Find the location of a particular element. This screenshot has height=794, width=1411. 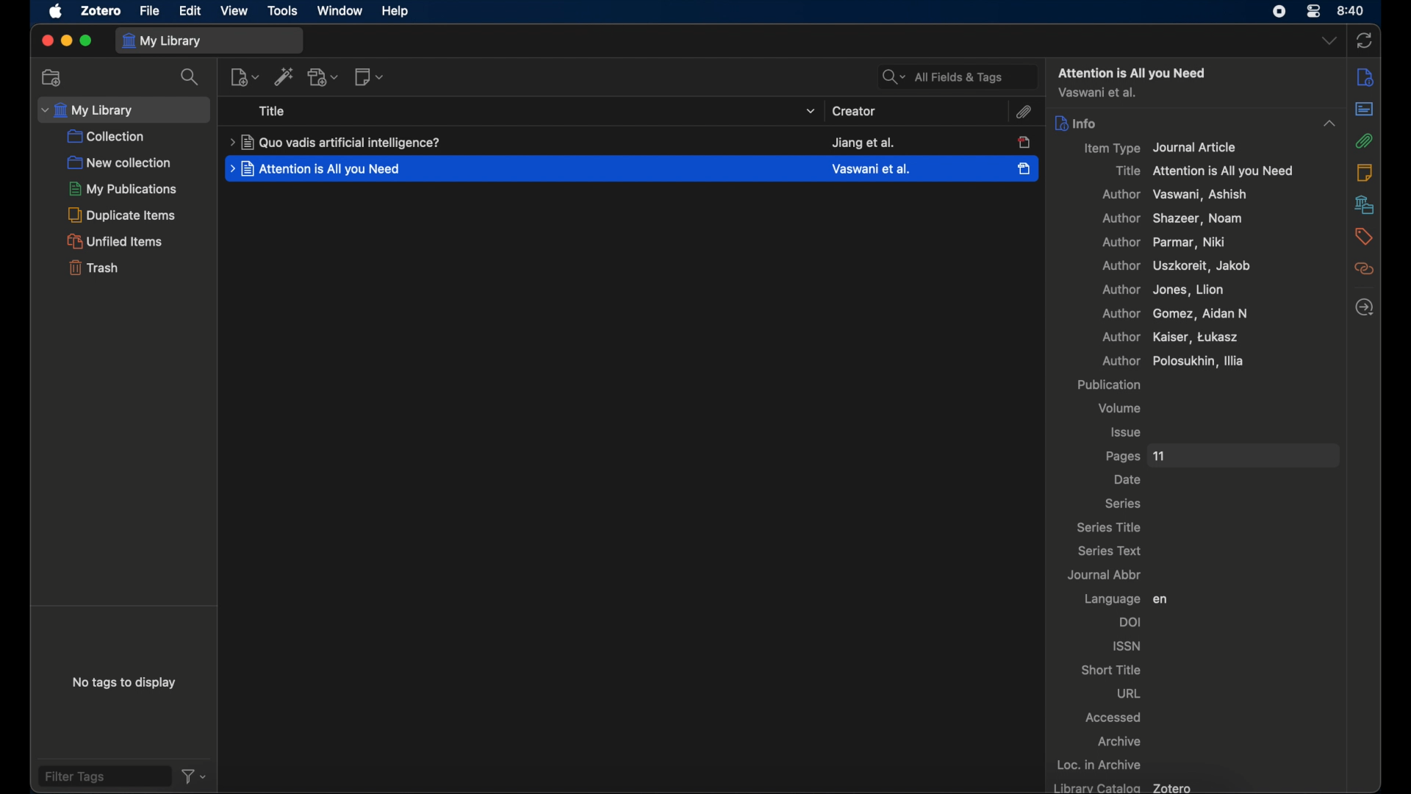

attachment is located at coordinates (1365, 140).